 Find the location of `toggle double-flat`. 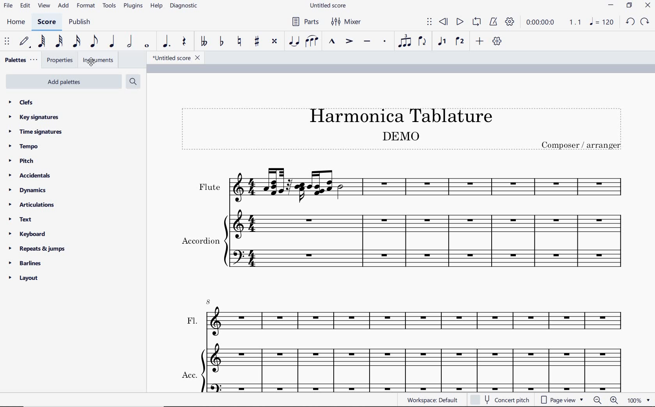

toggle double-flat is located at coordinates (203, 42).